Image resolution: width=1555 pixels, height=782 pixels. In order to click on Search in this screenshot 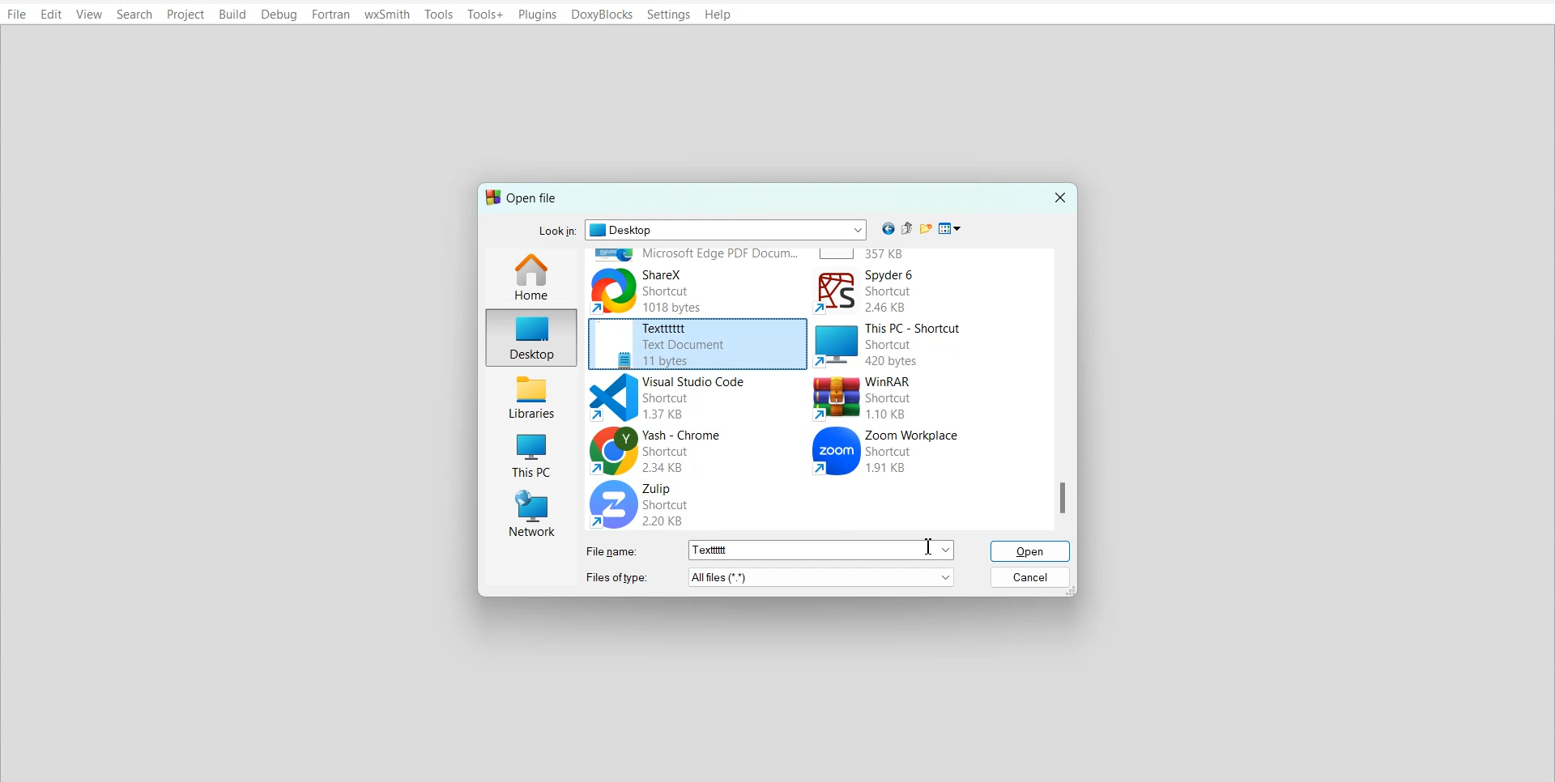, I will do `click(135, 14)`.